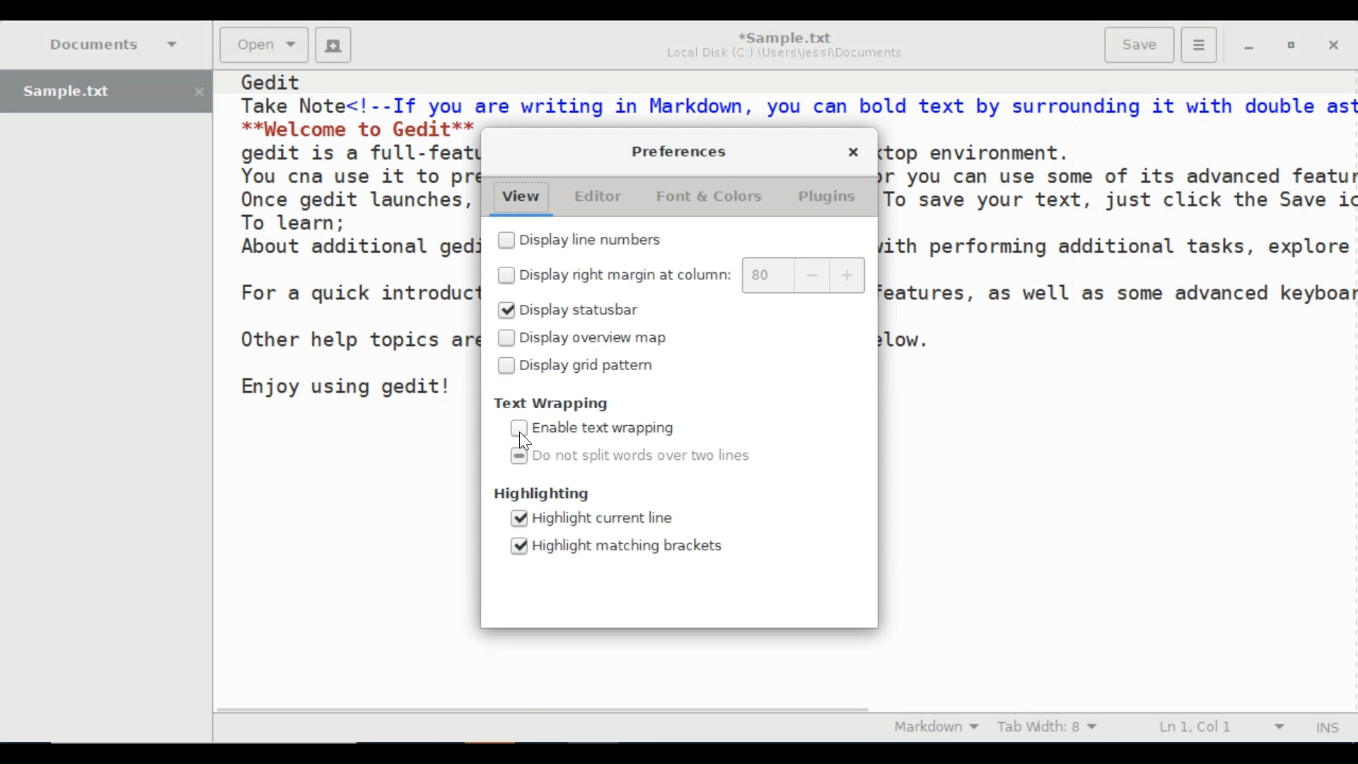 This screenshot has width=1358, height=764. I want to click on Tab Width, so click(1053, 726).